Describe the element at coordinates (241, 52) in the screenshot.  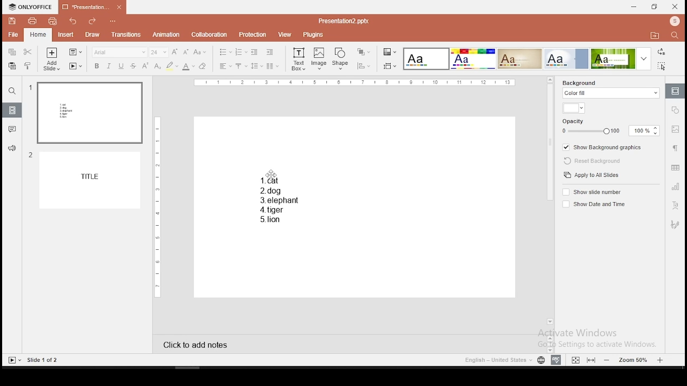
I see `numbering` at that location.